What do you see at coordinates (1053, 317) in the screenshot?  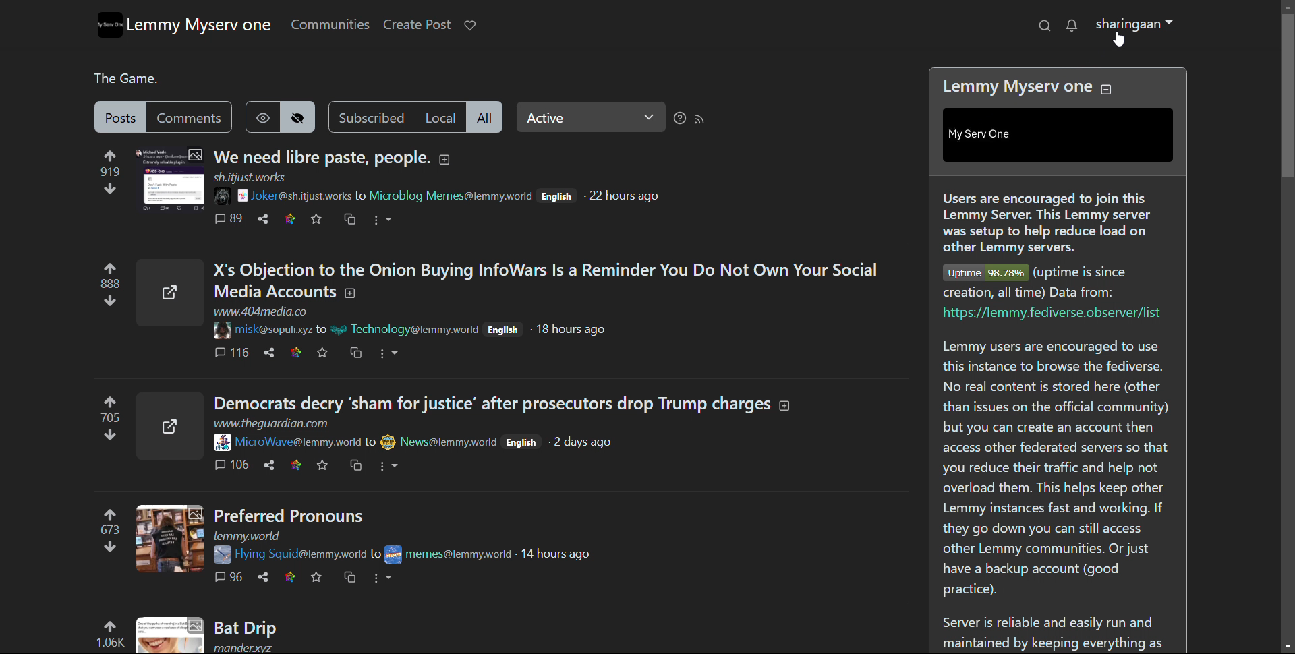 I see `https://lemmy.fediverse.observer/list` at bounding box center [1053, 317].